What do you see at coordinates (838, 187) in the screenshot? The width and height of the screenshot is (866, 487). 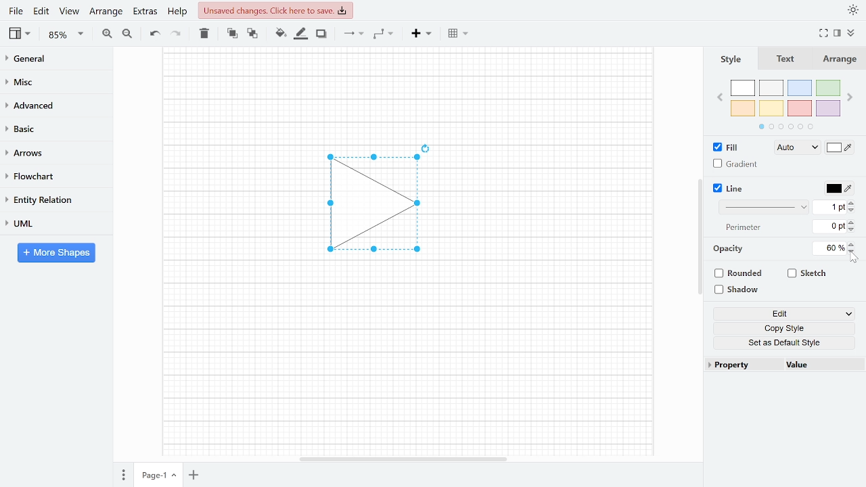 I see `Line color` at bounding box center [838, 187].